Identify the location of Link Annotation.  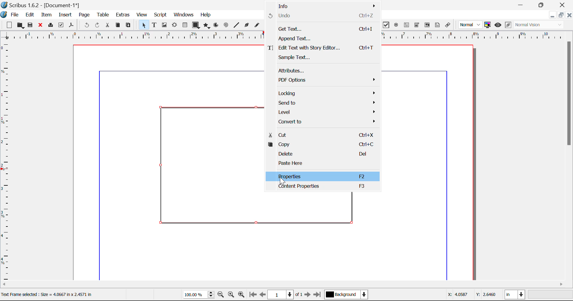
(447, 25).